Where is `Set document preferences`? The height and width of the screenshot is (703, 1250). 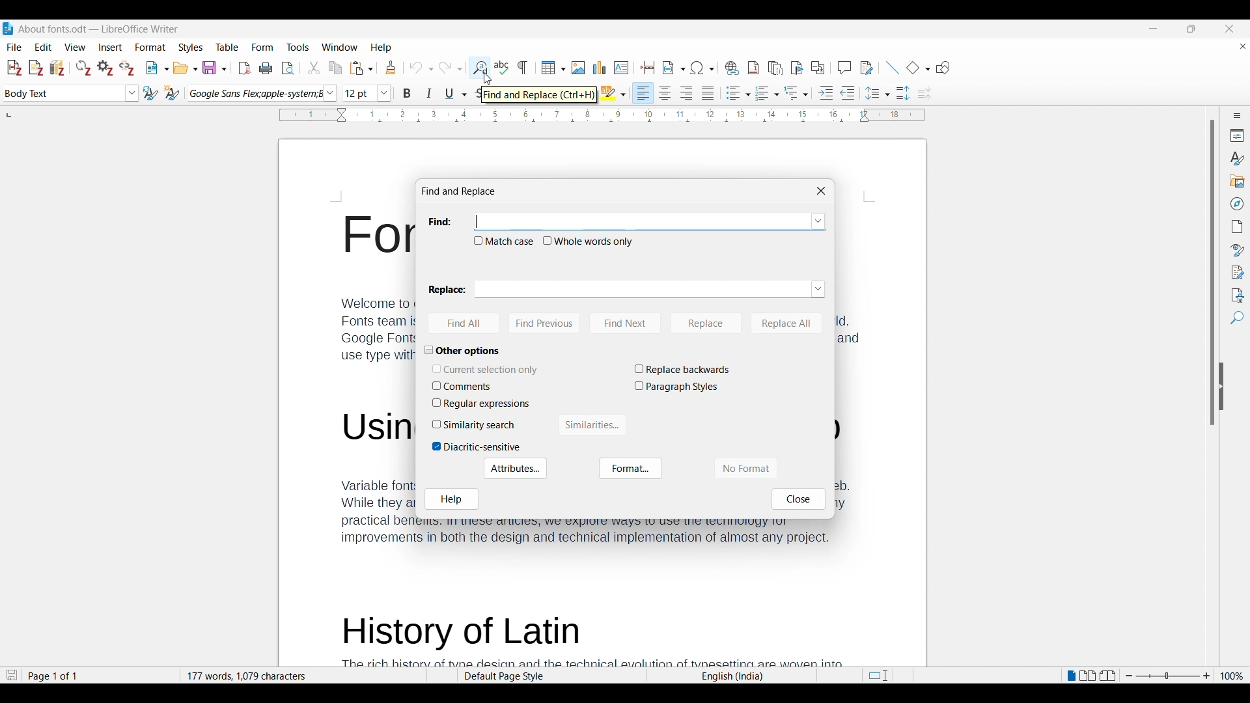 Set document preferences is located at coordinates (106, 67).